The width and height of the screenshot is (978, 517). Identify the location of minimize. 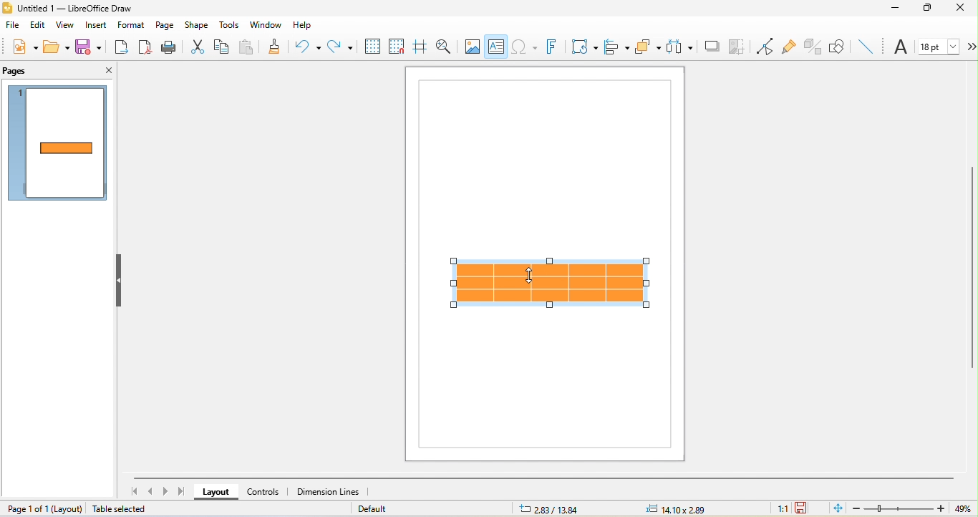
(897, 10).